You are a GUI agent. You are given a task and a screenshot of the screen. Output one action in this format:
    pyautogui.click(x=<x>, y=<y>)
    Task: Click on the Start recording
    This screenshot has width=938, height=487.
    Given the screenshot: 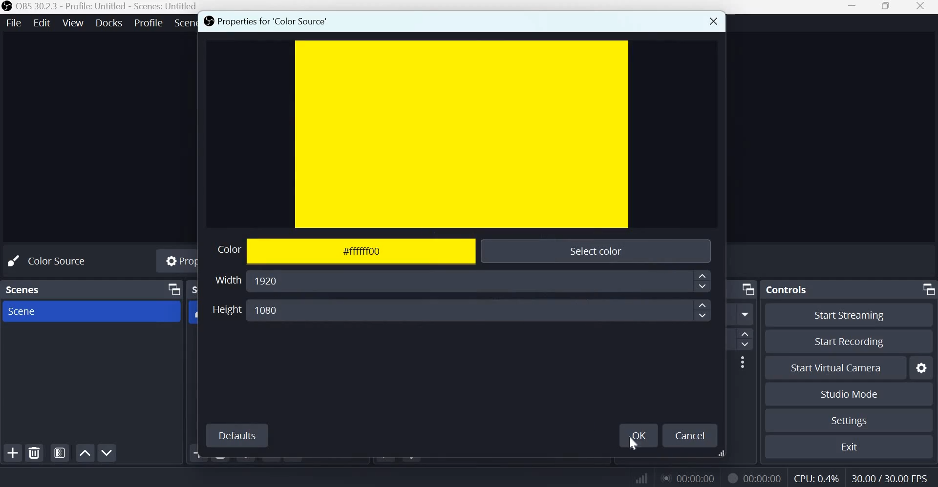 What is the action you would take?
    pyautogui.click(x=854, y=342)
    